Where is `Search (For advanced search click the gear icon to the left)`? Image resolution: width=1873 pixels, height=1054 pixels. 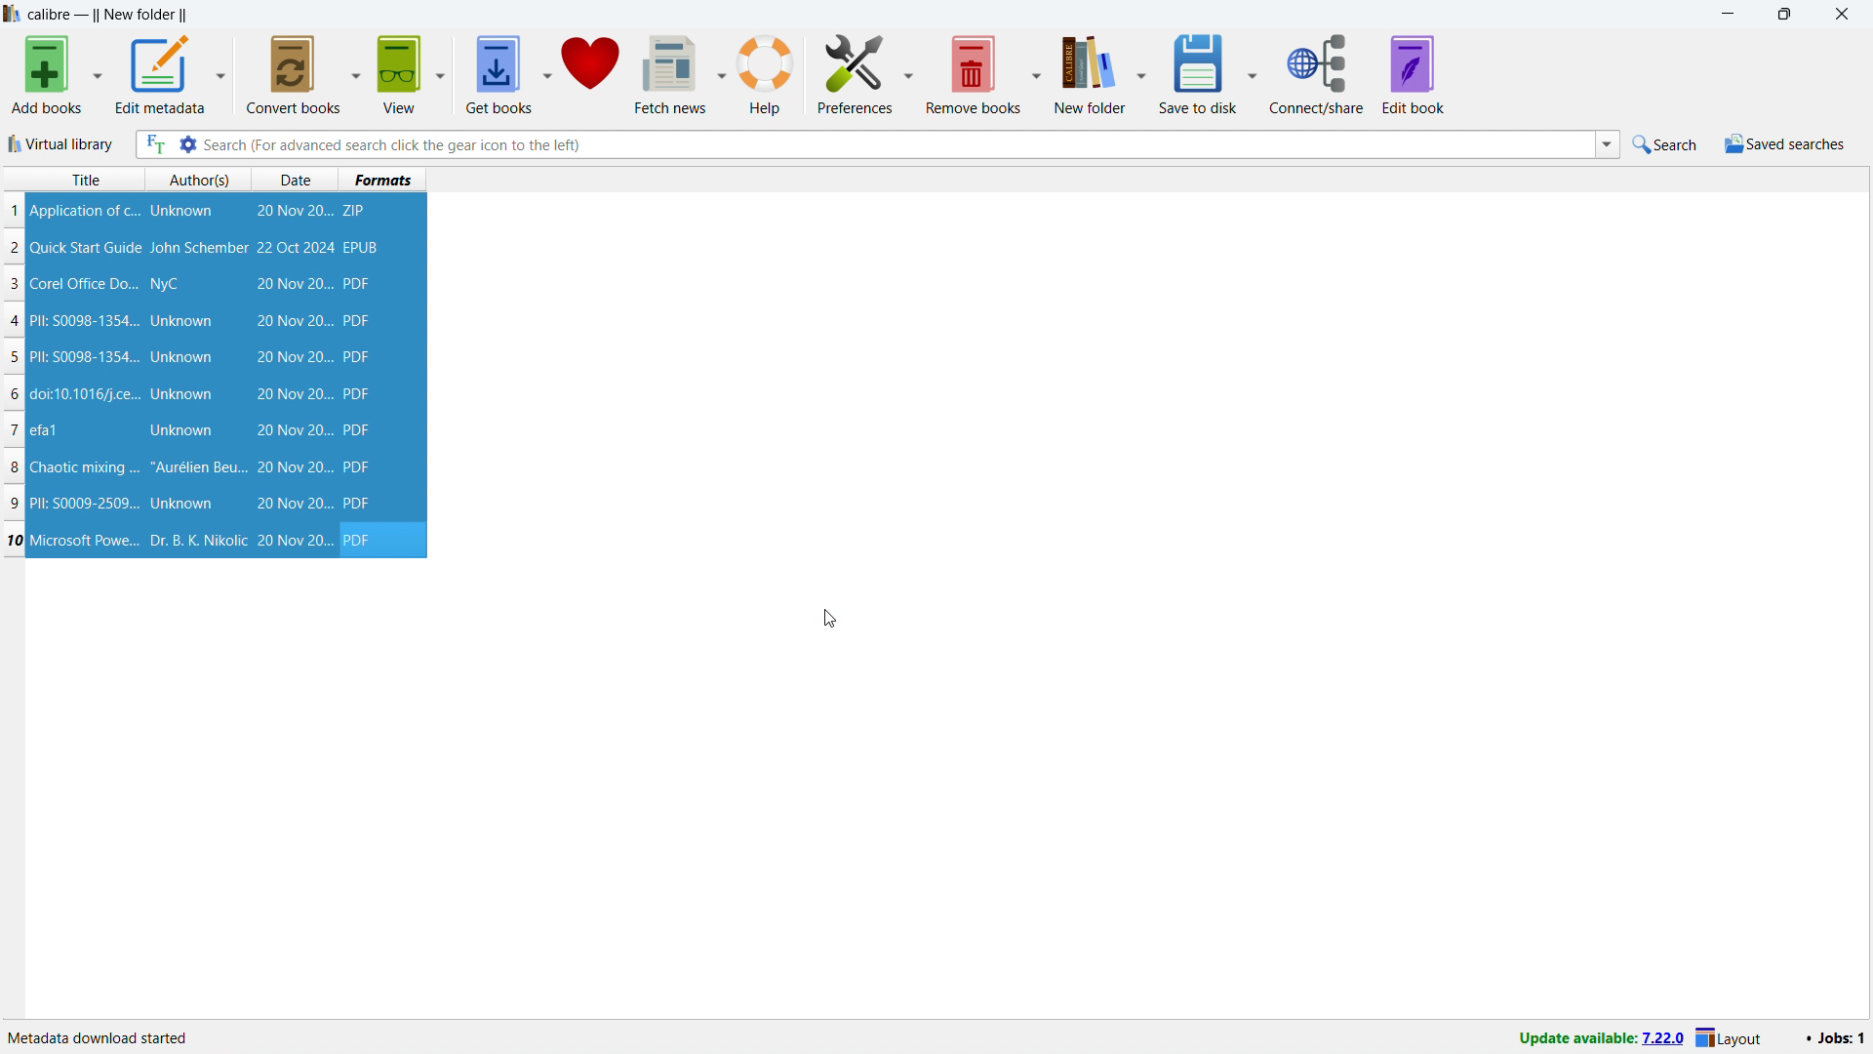
Search (For advanced search click the gear icon to the left) is located at coordinates (896, 143).